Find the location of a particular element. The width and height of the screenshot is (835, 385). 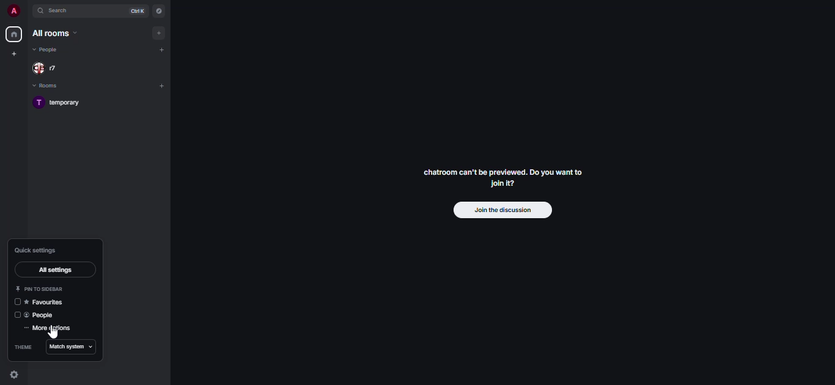

people is located at coordinates (42, 315).